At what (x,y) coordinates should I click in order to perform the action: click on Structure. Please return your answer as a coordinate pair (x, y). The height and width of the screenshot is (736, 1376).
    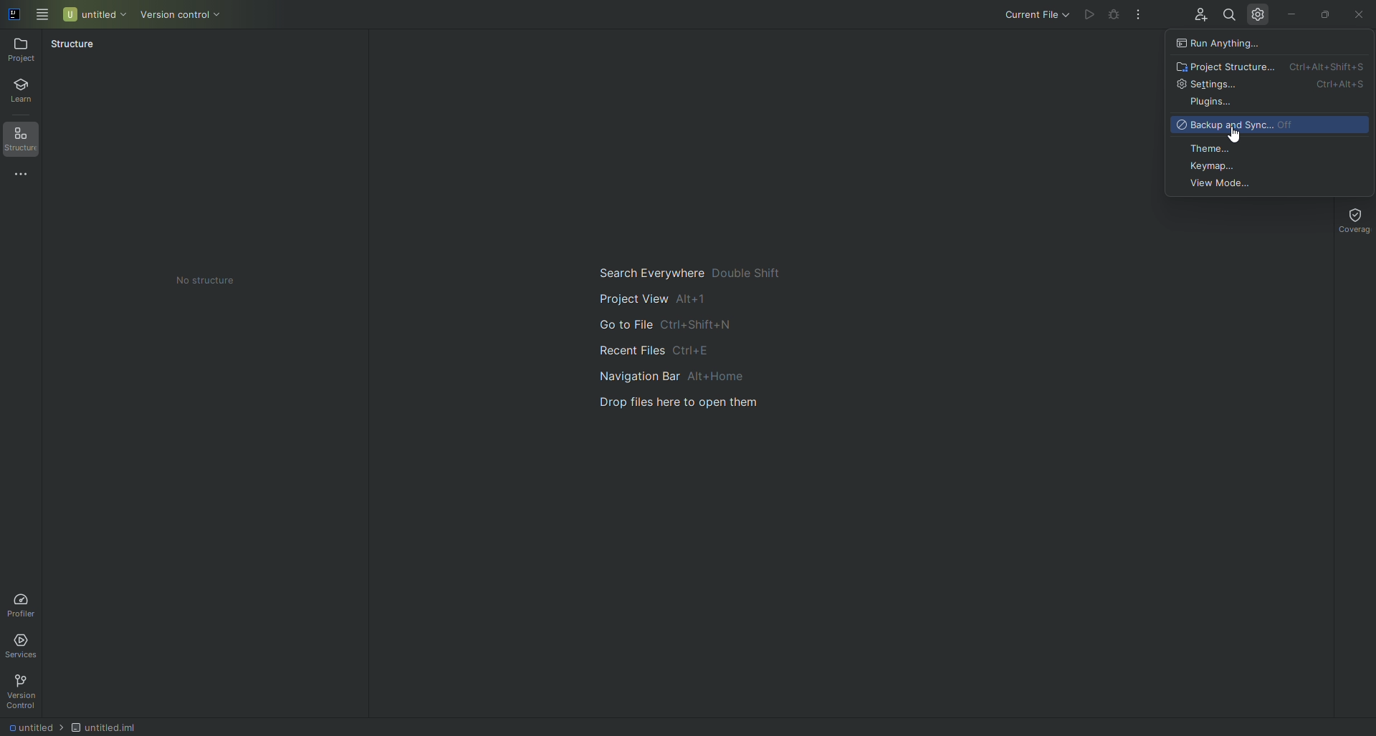
    Looking at the image, I should click on (27, 141).